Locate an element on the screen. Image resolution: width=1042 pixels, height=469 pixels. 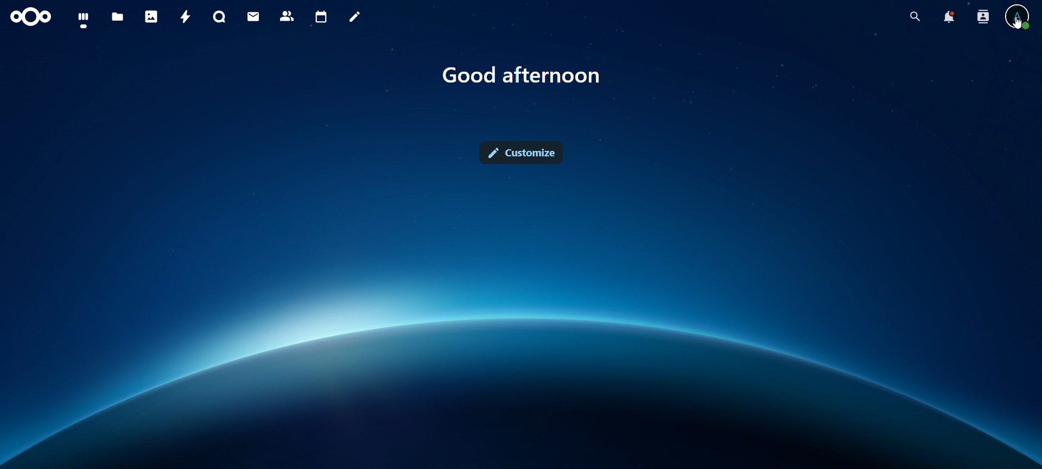
dashboard is located at coordinates (85, 19).